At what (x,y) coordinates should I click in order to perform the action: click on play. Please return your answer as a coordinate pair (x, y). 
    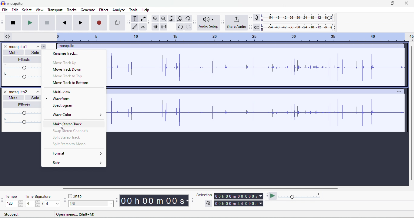
    Looking at the image, I should click on (29, 22).